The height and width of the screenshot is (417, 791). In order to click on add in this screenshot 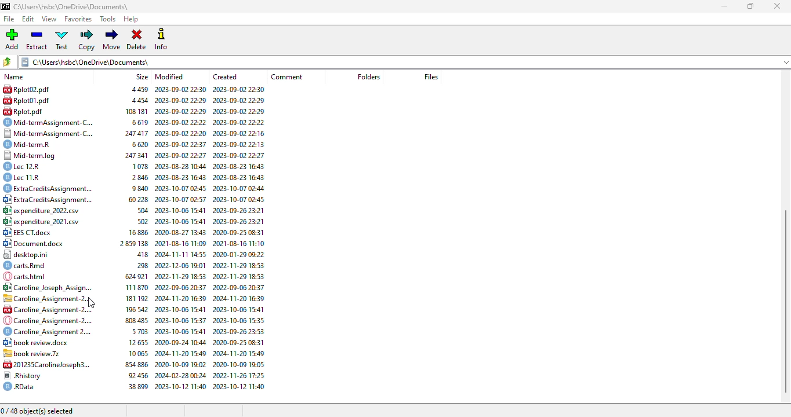, I will do `click(12, 39)`.